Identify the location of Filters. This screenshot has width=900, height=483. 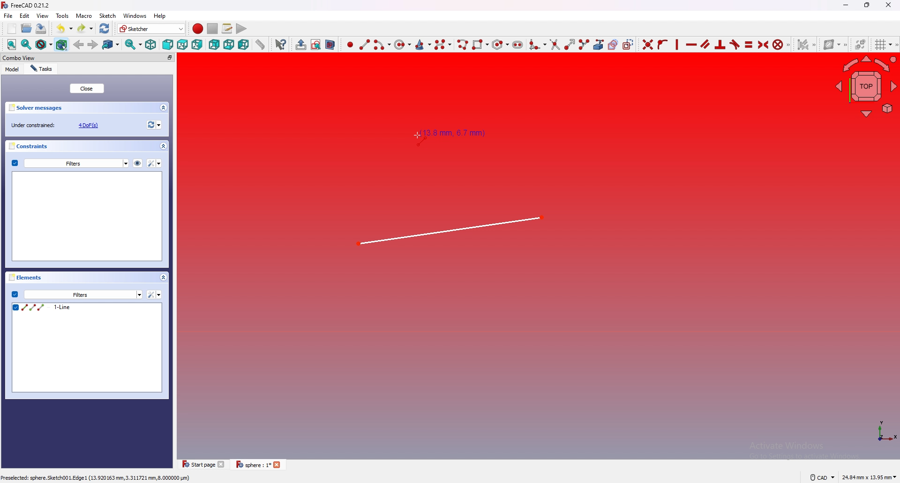
(76, 163).